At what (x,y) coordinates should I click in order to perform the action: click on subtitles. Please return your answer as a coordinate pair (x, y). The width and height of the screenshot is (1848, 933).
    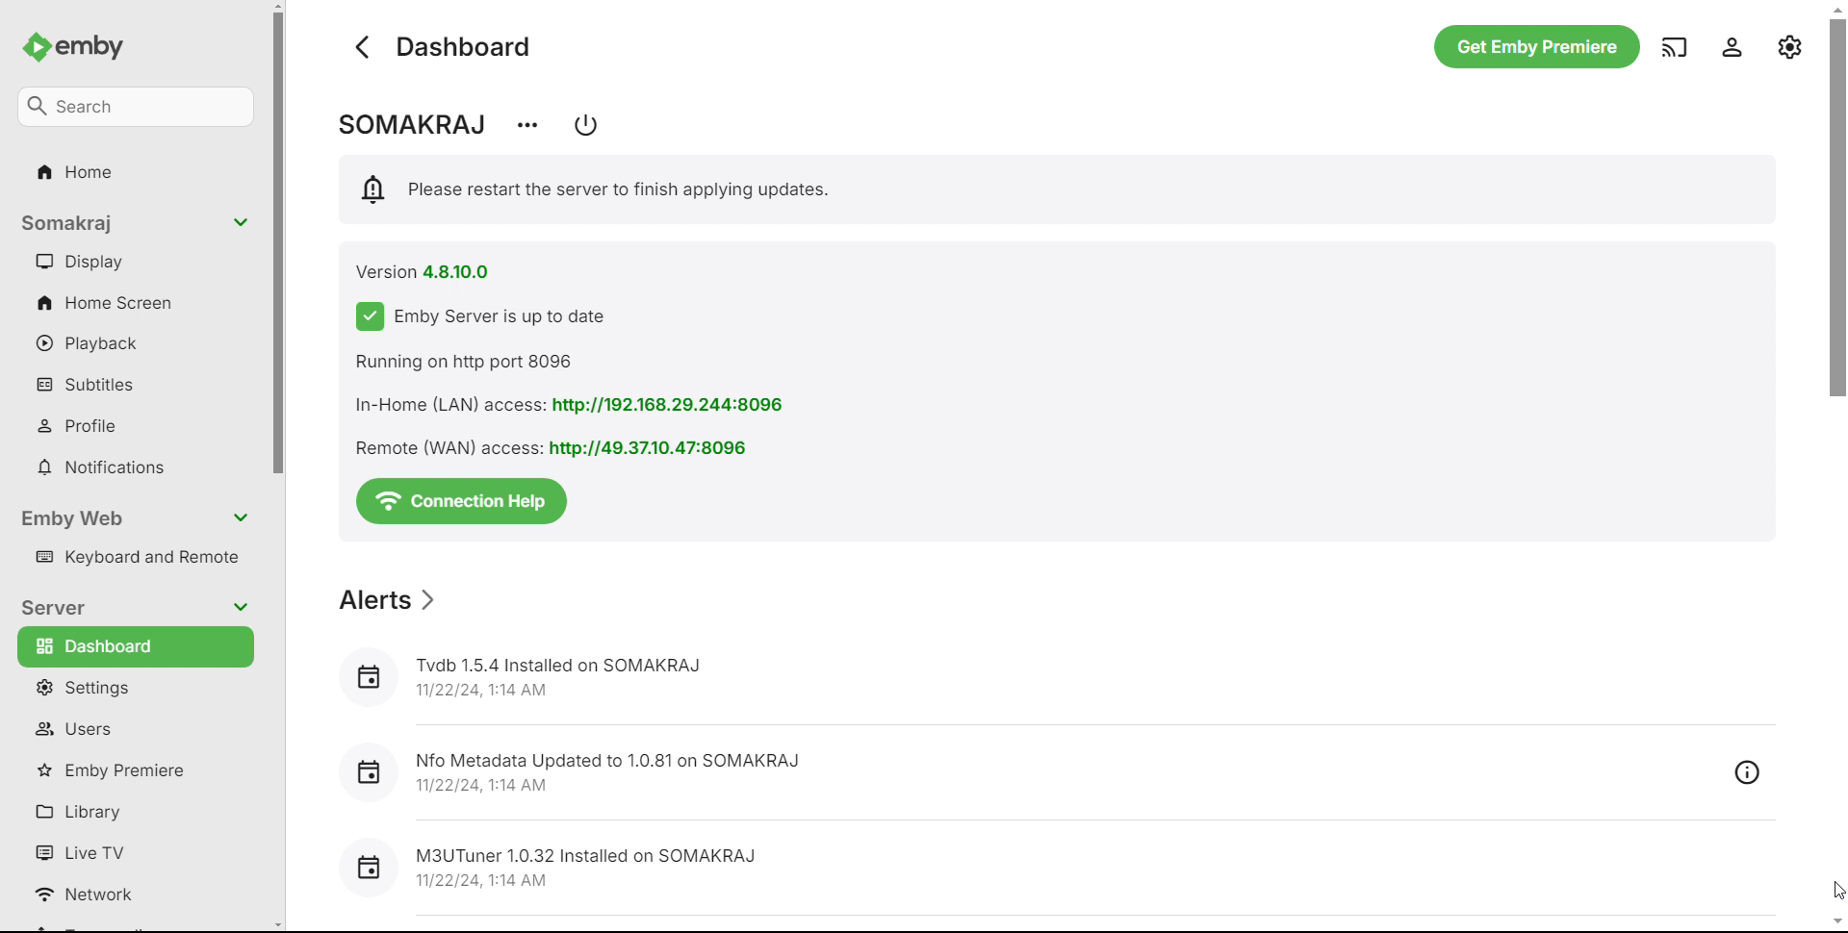
    Looking at the image, I should click on (137, 383).